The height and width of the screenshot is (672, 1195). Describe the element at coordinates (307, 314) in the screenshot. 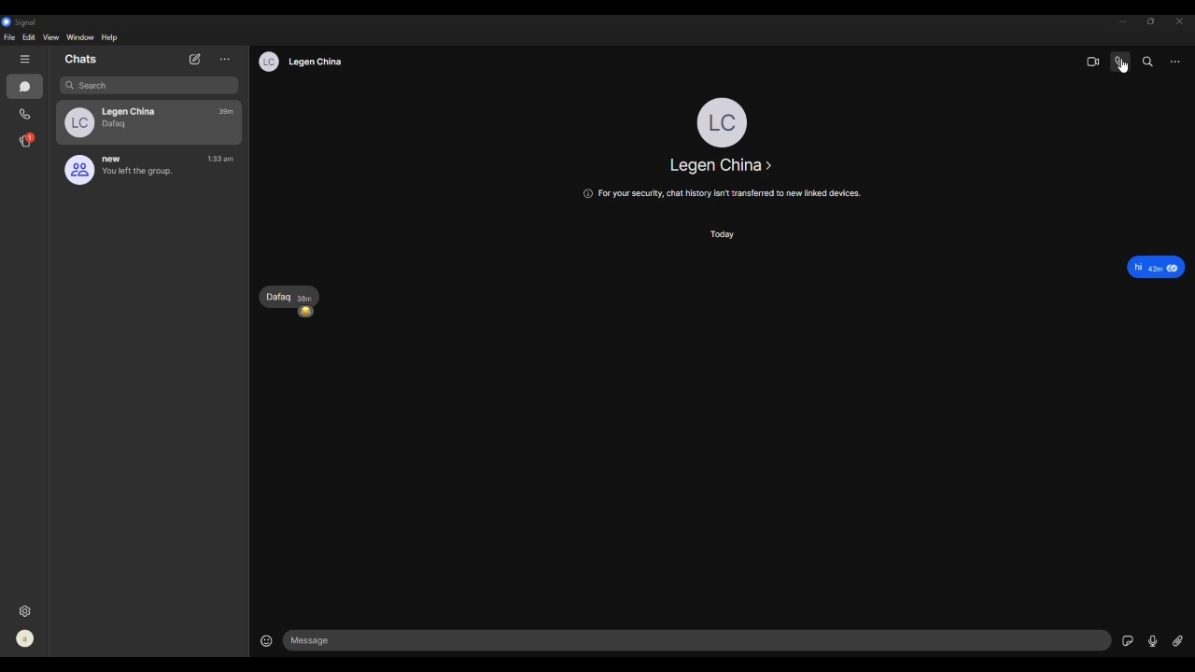

I see `emoji` at that location.